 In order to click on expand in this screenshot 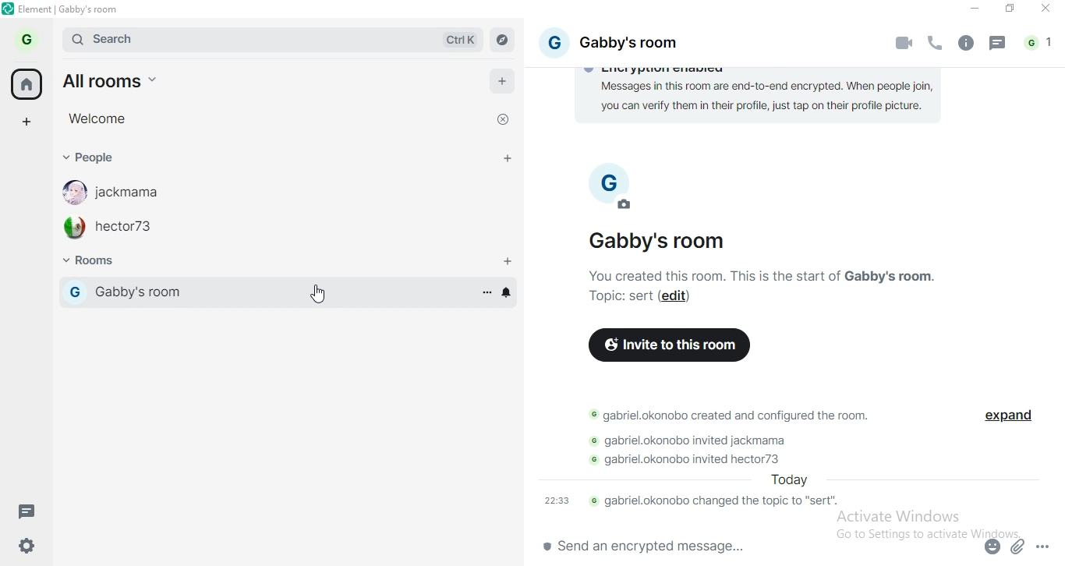, I will do `click(1006, 418)`.